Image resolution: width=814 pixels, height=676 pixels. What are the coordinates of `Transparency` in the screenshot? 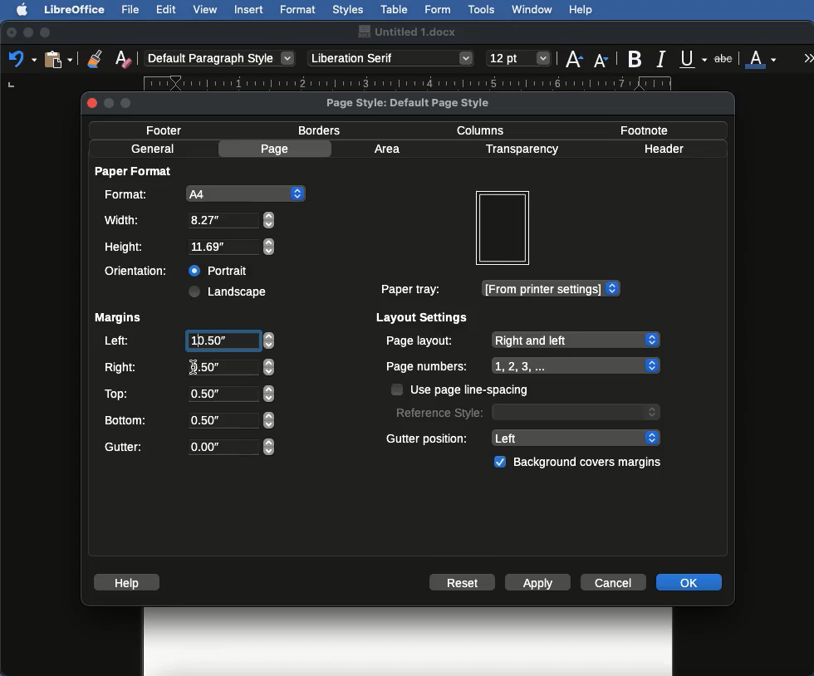 It's located at (521, 149).